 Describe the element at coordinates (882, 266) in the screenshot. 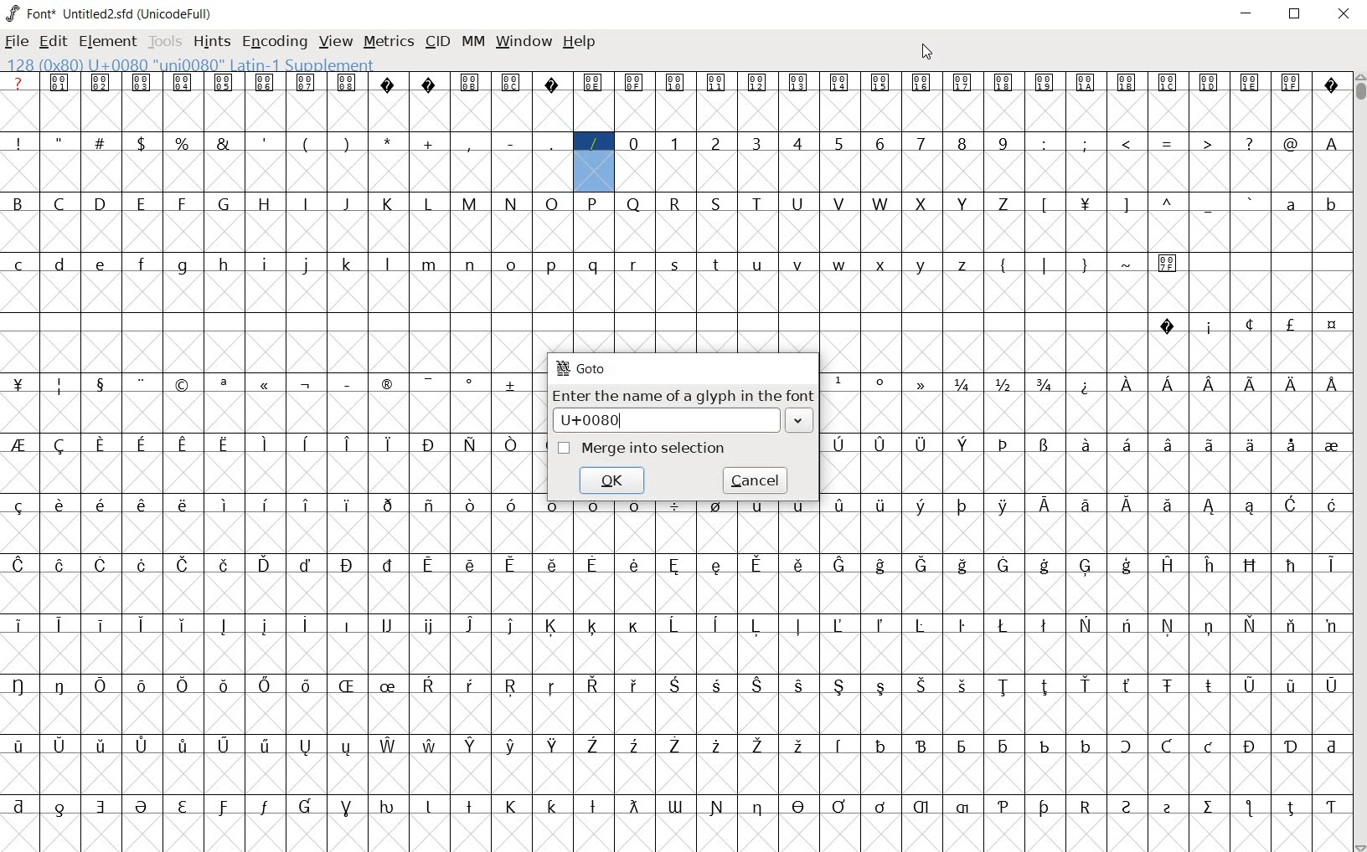

I see `glyph` at that location.